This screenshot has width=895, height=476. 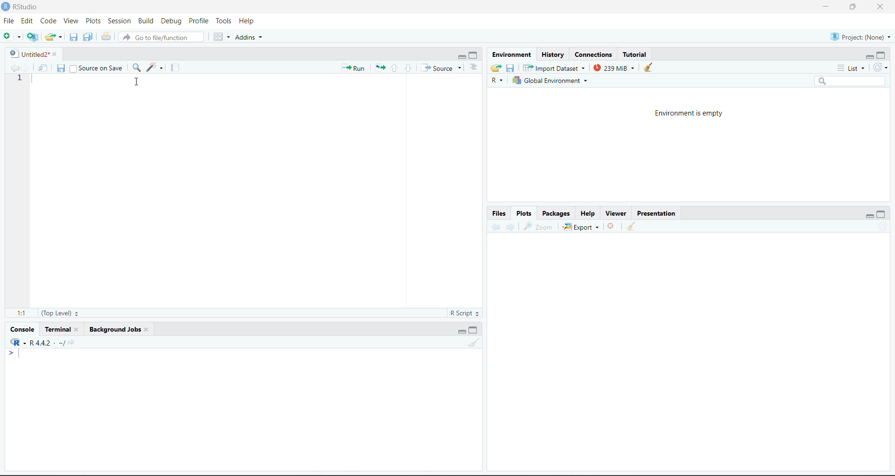 What do you see at coordinates (219, 36) in the screenshot?
I see `Workspace panes` at bounding box center [219, 36].